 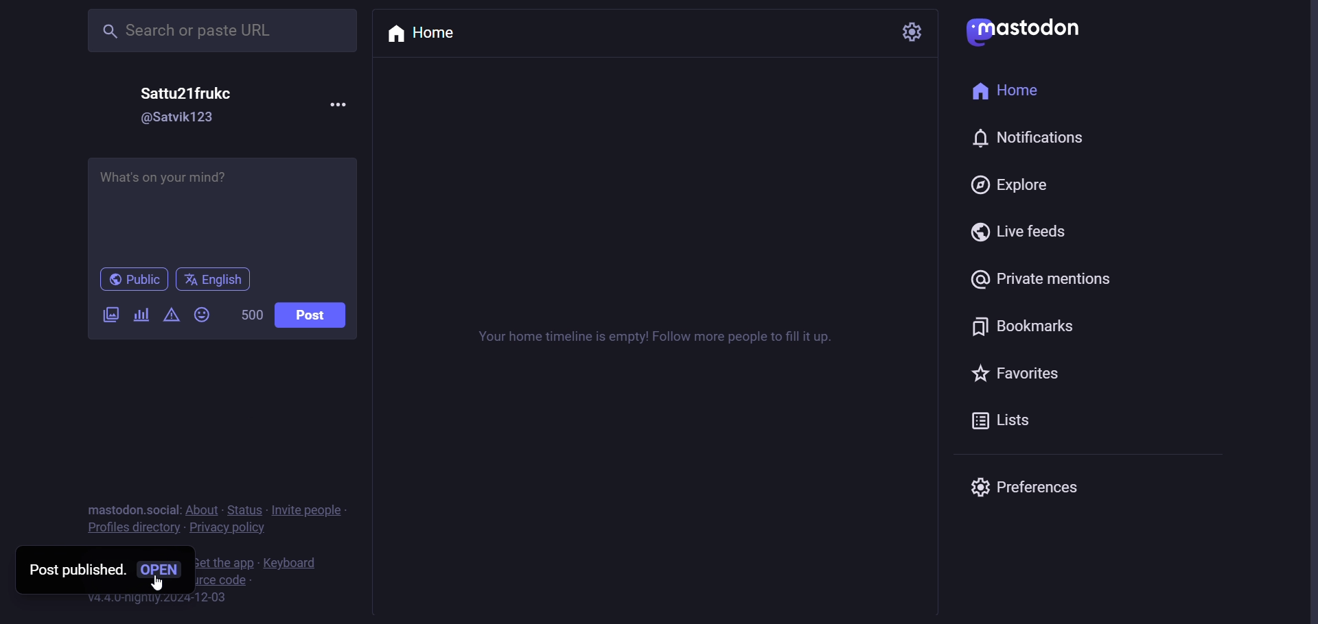 I want to click on Preferences, so click(x=1027, y=487).